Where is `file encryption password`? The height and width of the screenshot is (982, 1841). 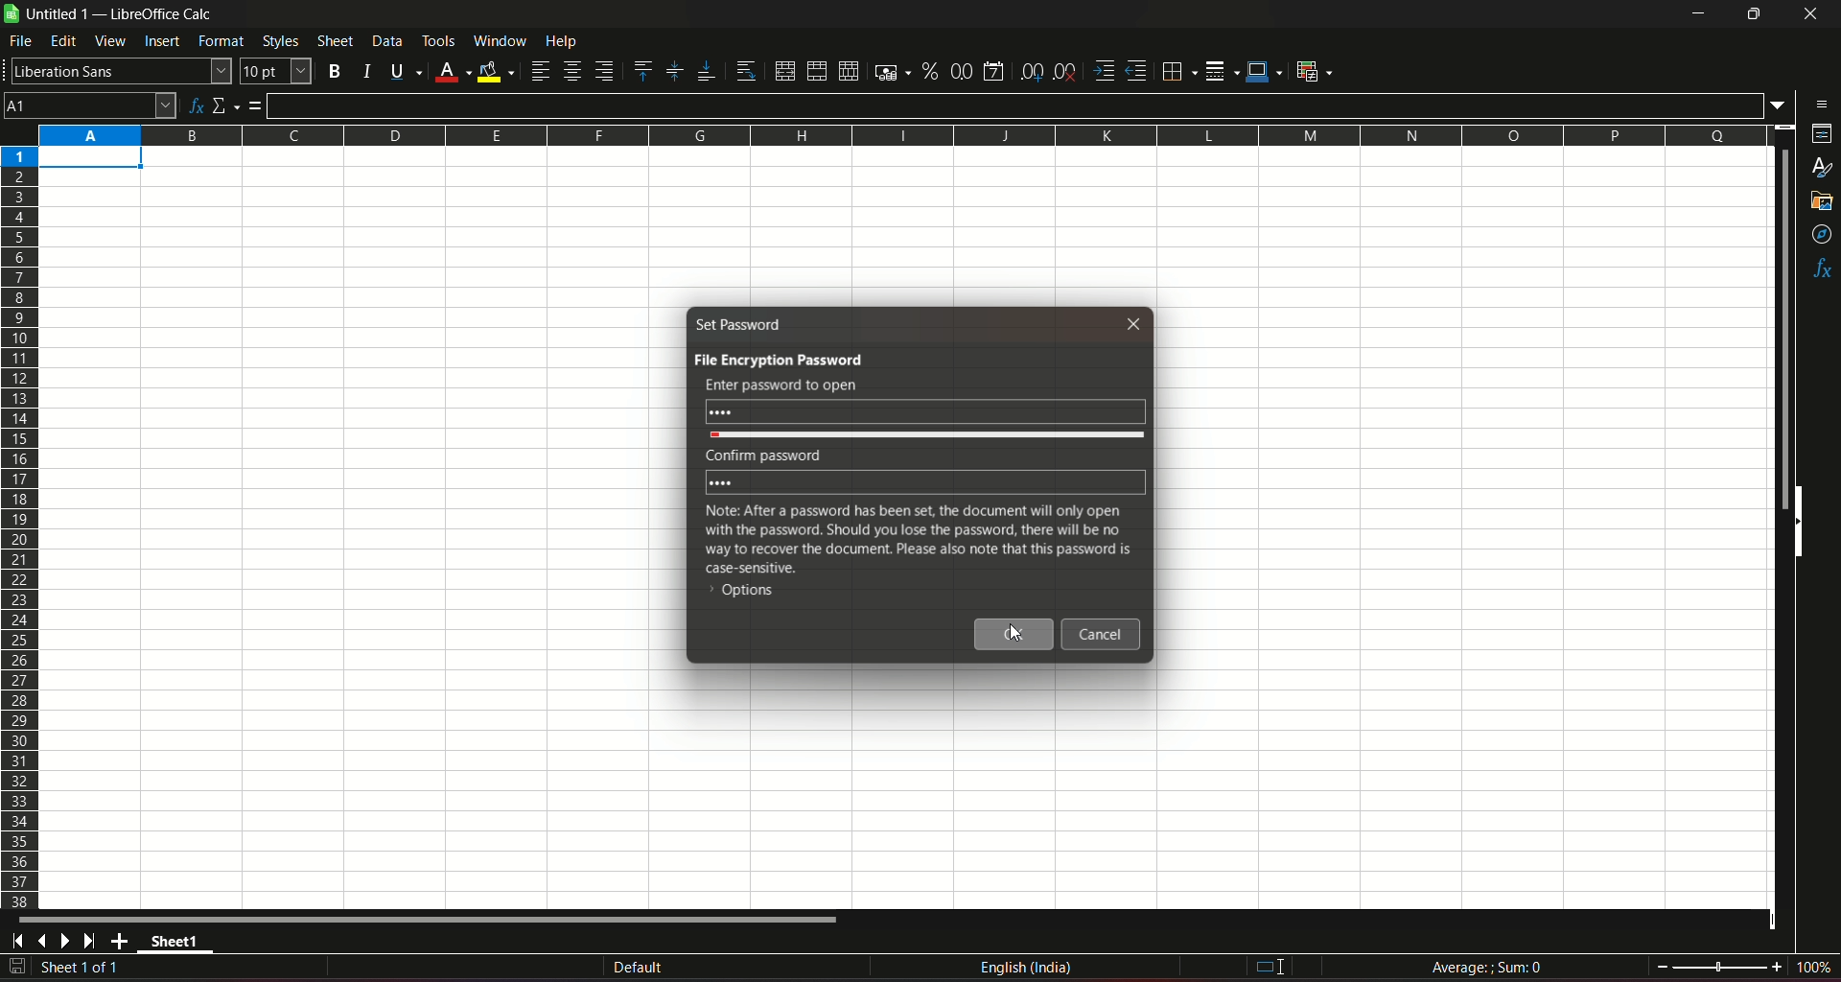 file encryption password is located at coordinates (777, 359).